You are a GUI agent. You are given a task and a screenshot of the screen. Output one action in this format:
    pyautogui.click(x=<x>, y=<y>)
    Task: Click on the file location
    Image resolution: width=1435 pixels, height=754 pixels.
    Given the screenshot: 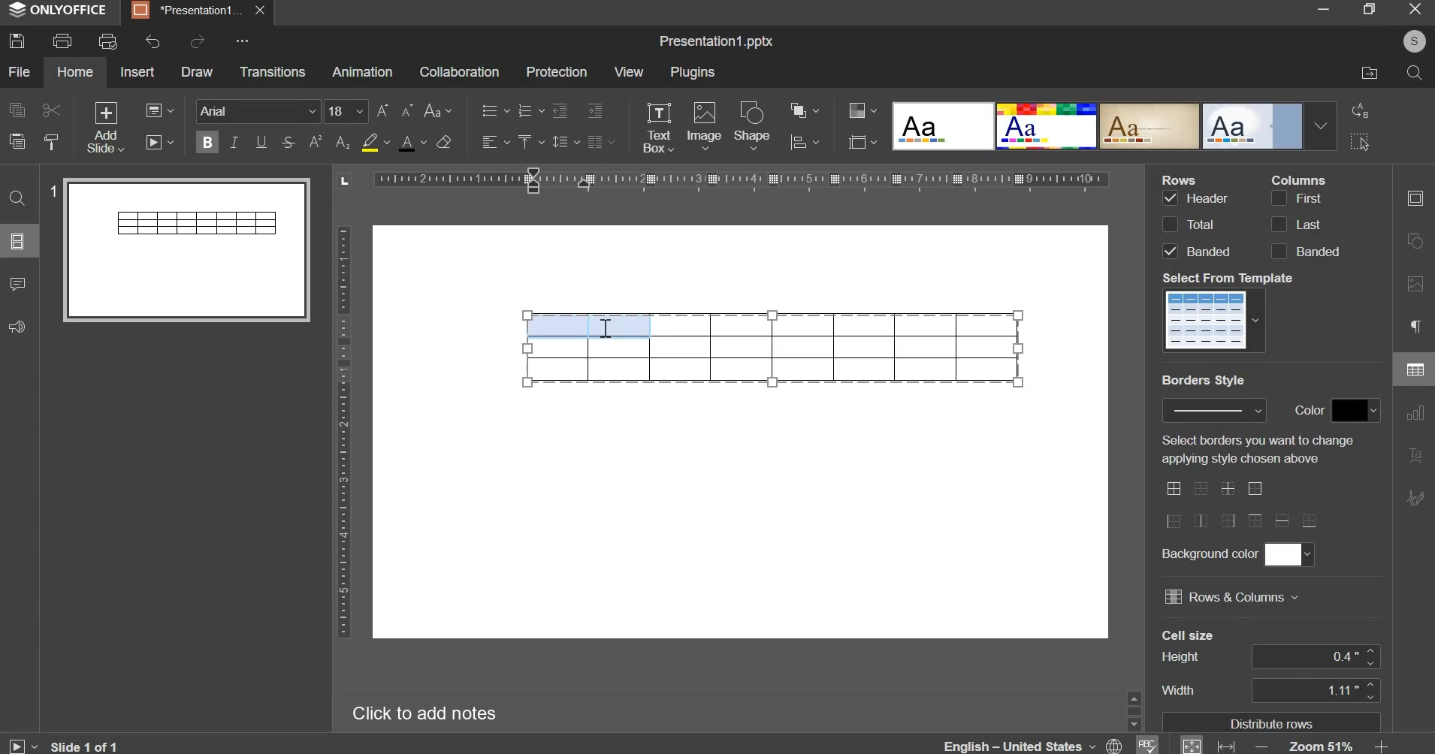 What is the action you would take?
    pyautogui.click(x=1370, y=71)
    